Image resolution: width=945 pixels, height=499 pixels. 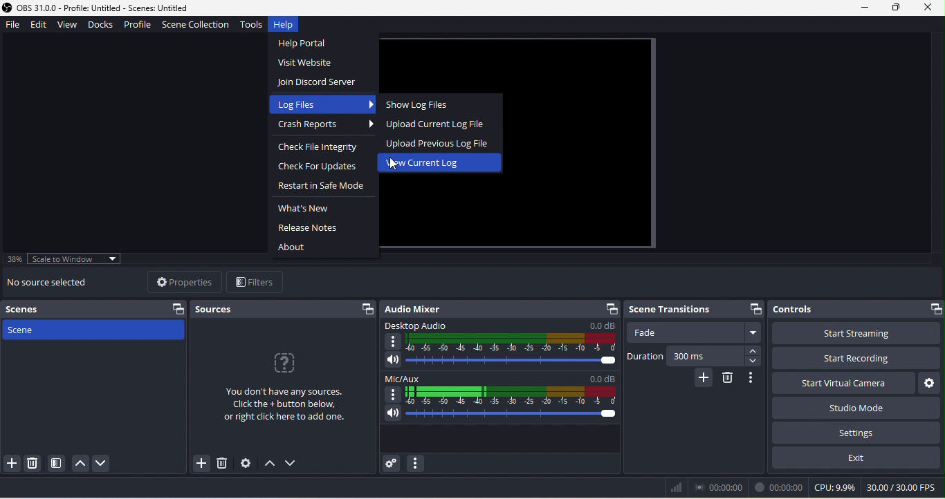 What do you see at coordinates (719, 358) in the screenshot?
I see `300 ms` at bounding box center [719, 358].